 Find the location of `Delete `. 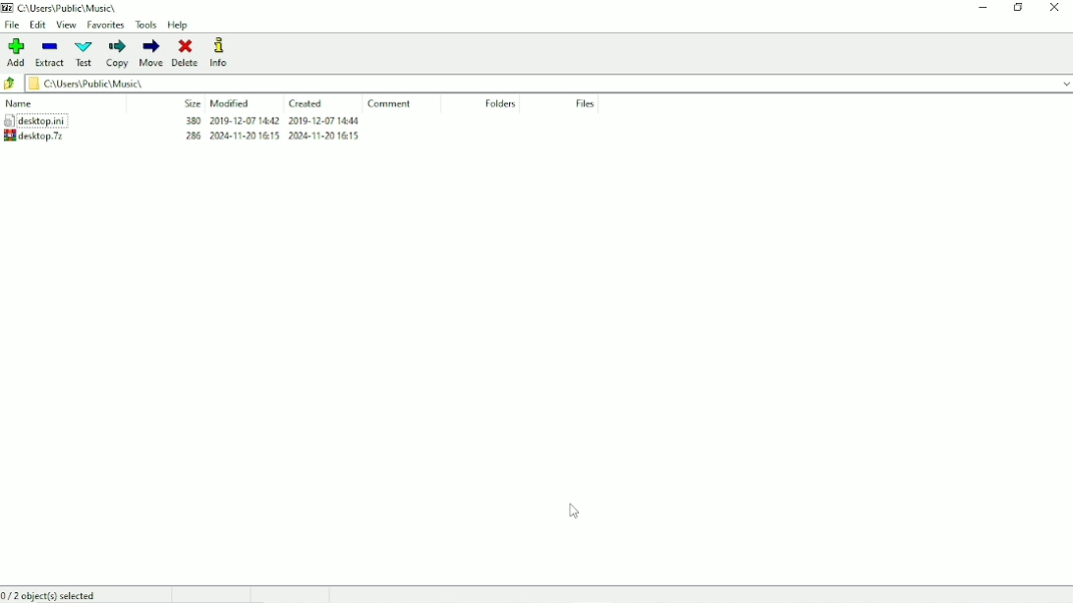

Delete  is located at coordinates (187, 53).